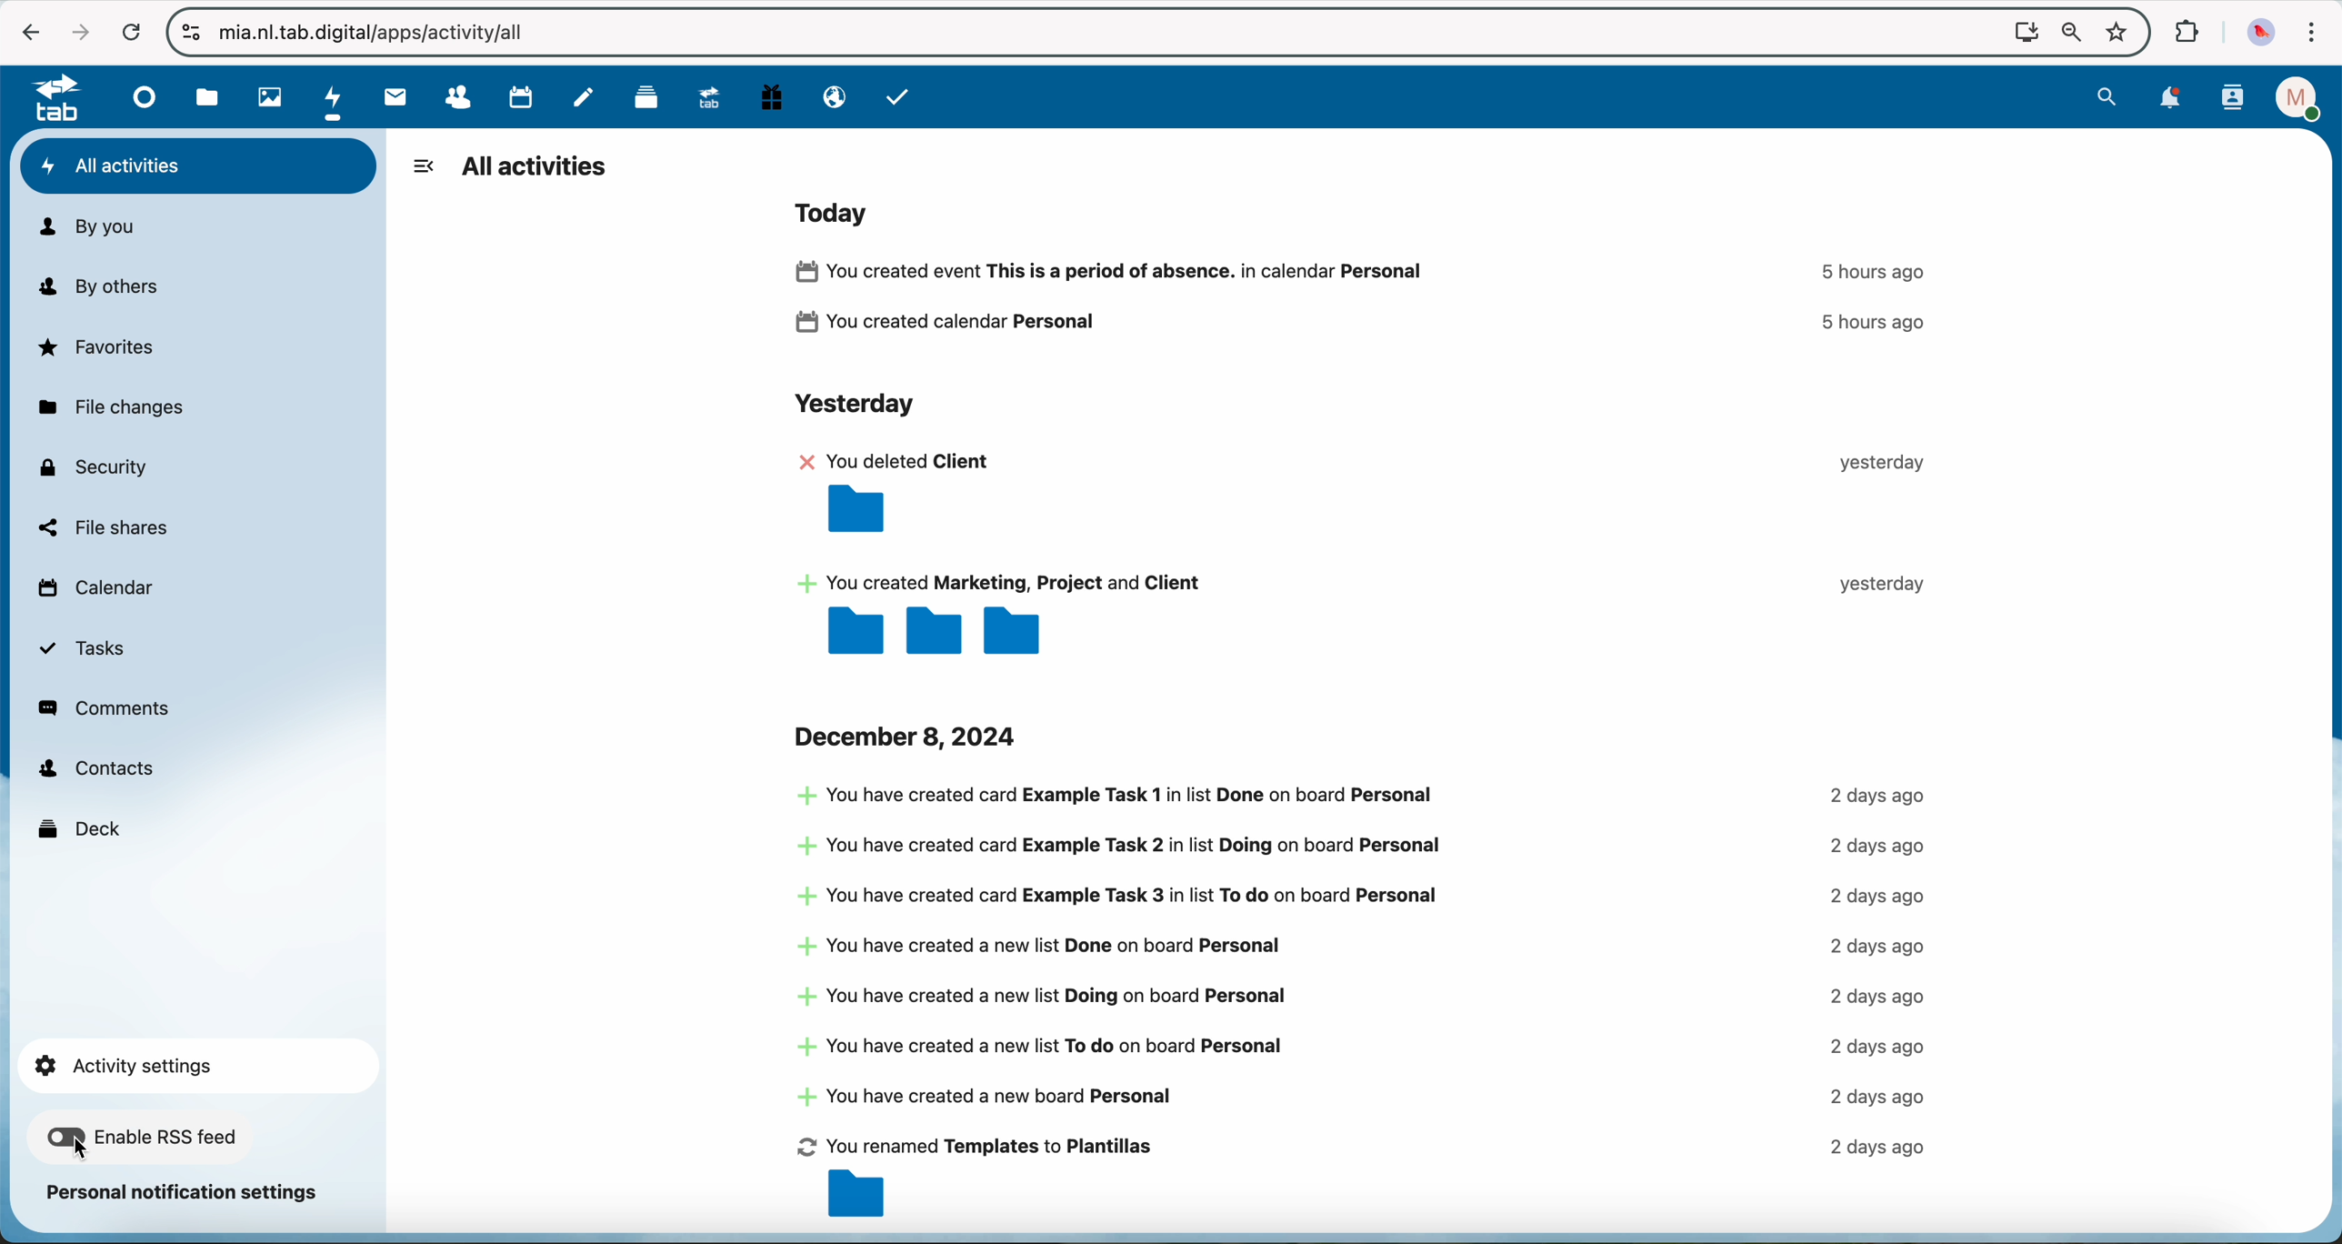 This screenshot has width=2342, height=1244. What do you see at coordinates (1370, 301) in the screenshot?
I see `activity` at bounding box center [1370, 301].